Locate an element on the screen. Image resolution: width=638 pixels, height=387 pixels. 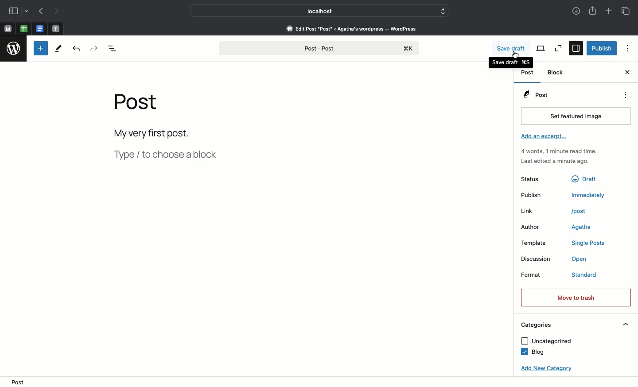
Options is located at coordinates (625, 95).